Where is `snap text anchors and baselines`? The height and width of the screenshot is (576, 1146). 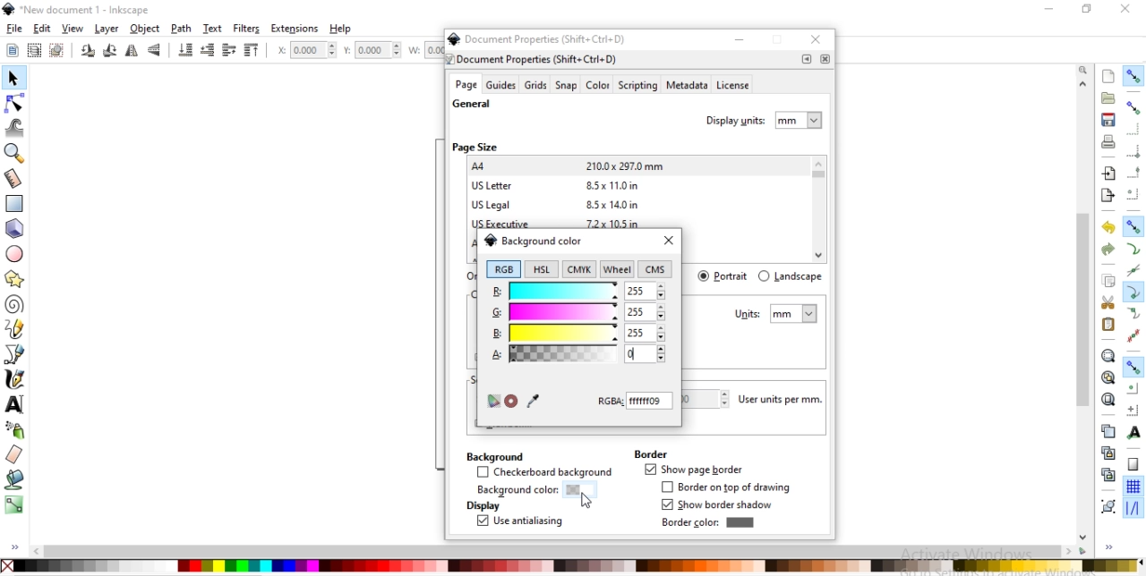
snap text anchors and baselines is located at coordinates (1132, 432).